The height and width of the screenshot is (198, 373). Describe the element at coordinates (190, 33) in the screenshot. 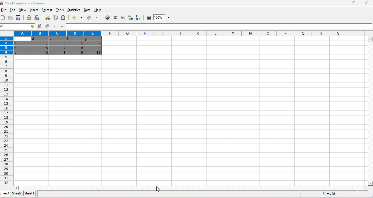

I see `column headings` at that location.